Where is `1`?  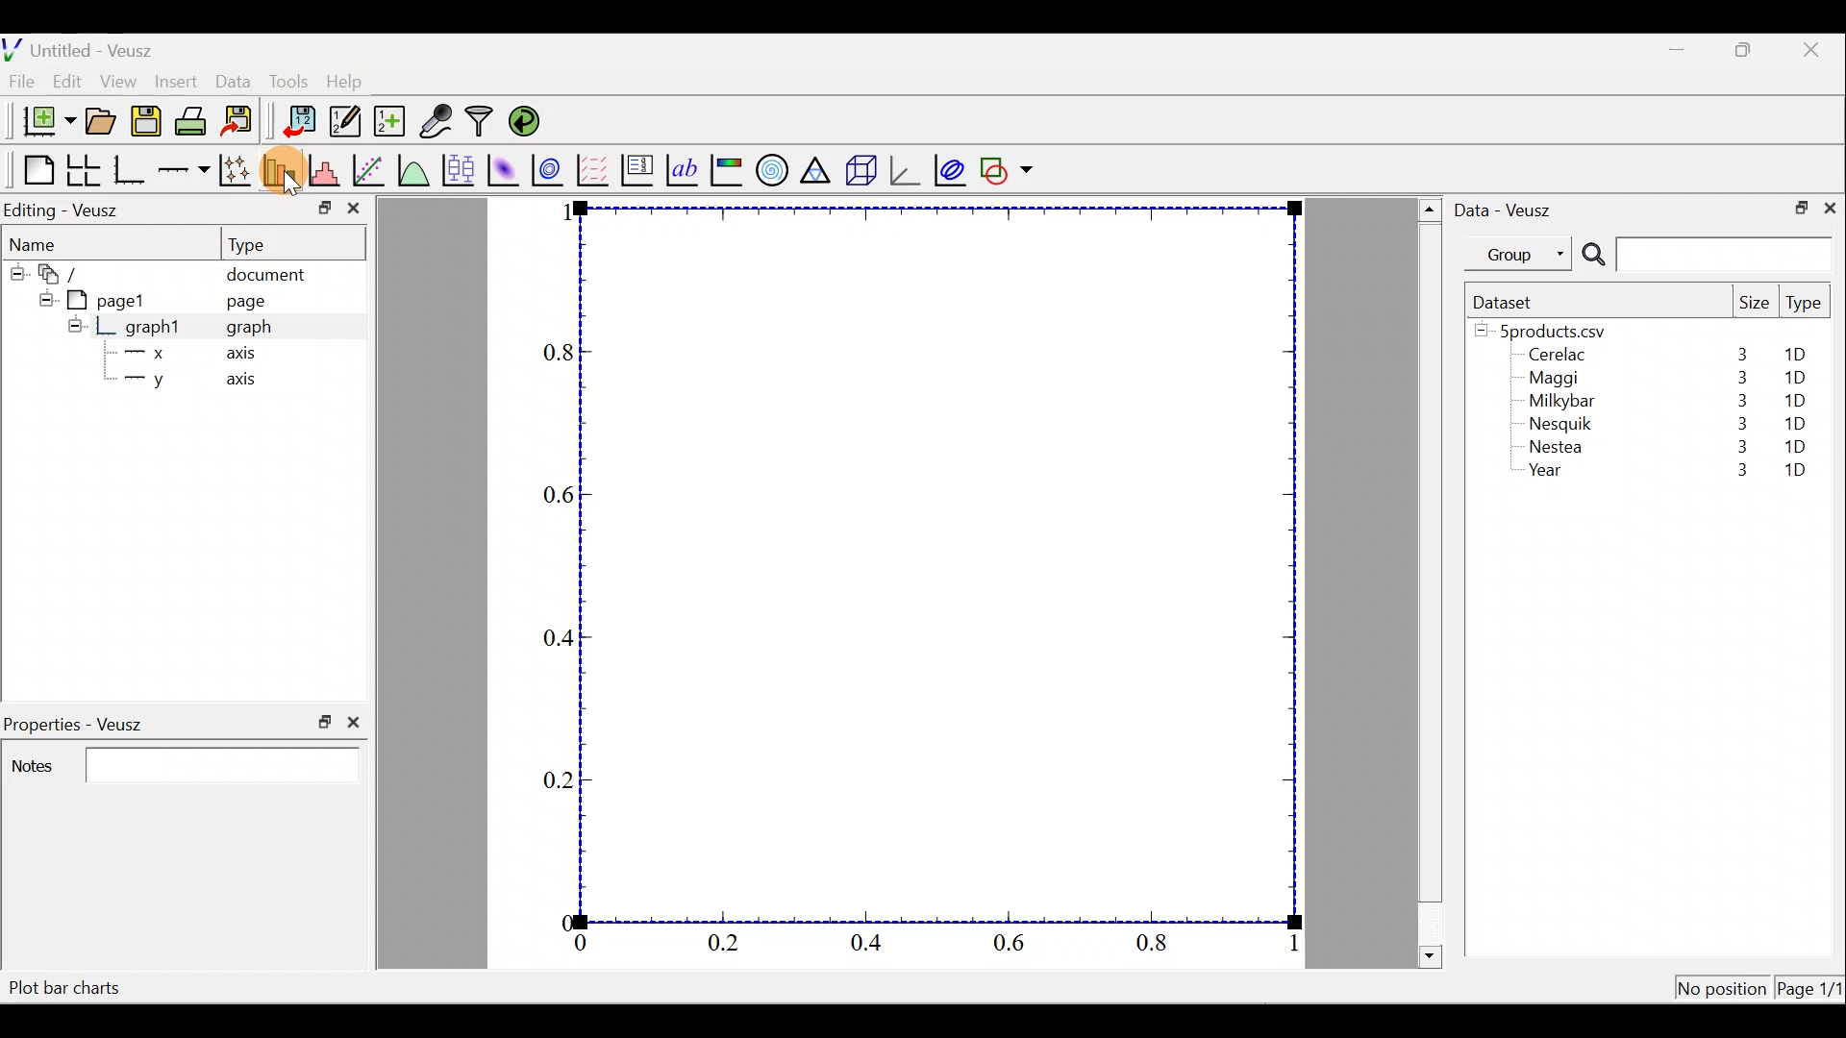 1 is located at coordinates (565, 211).